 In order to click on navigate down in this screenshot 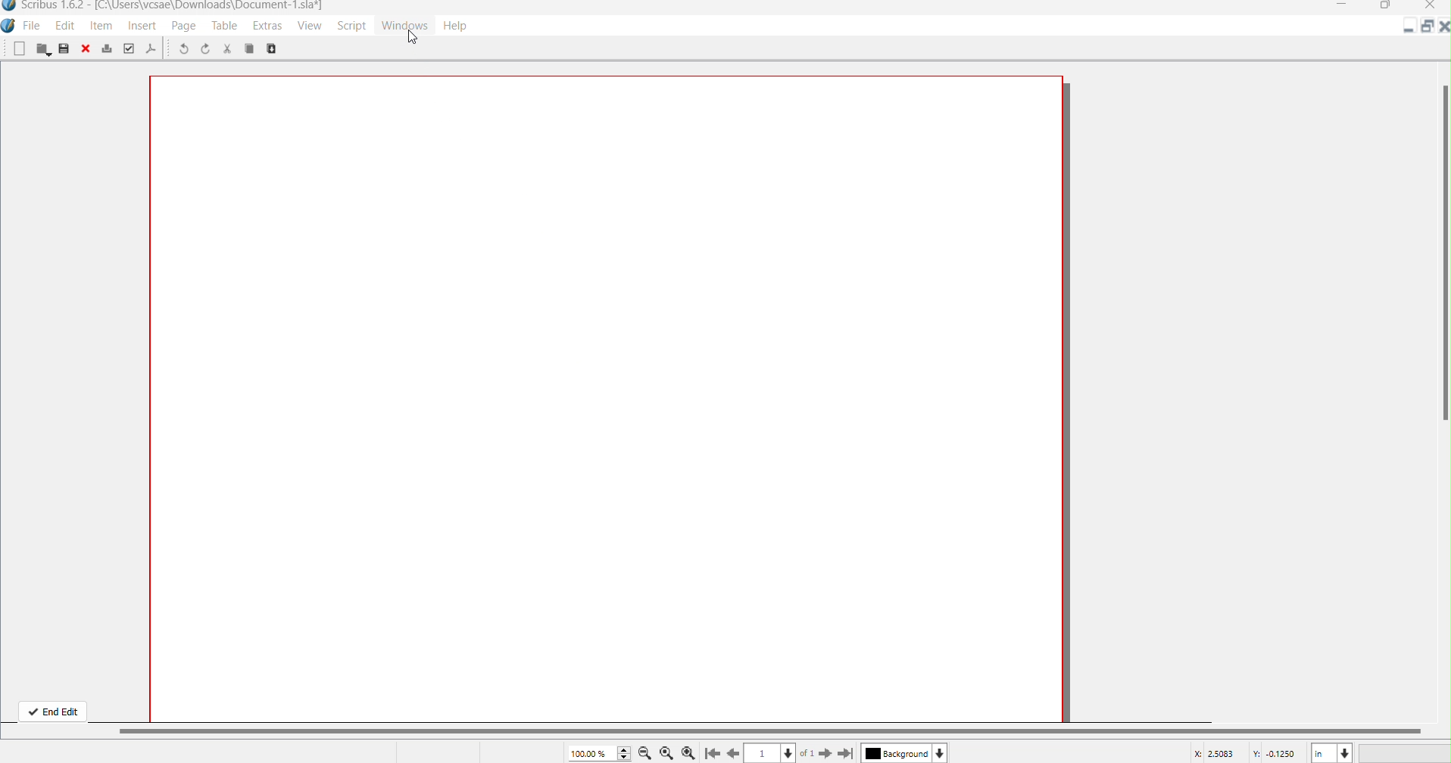, I will do `click(790, 751)`.